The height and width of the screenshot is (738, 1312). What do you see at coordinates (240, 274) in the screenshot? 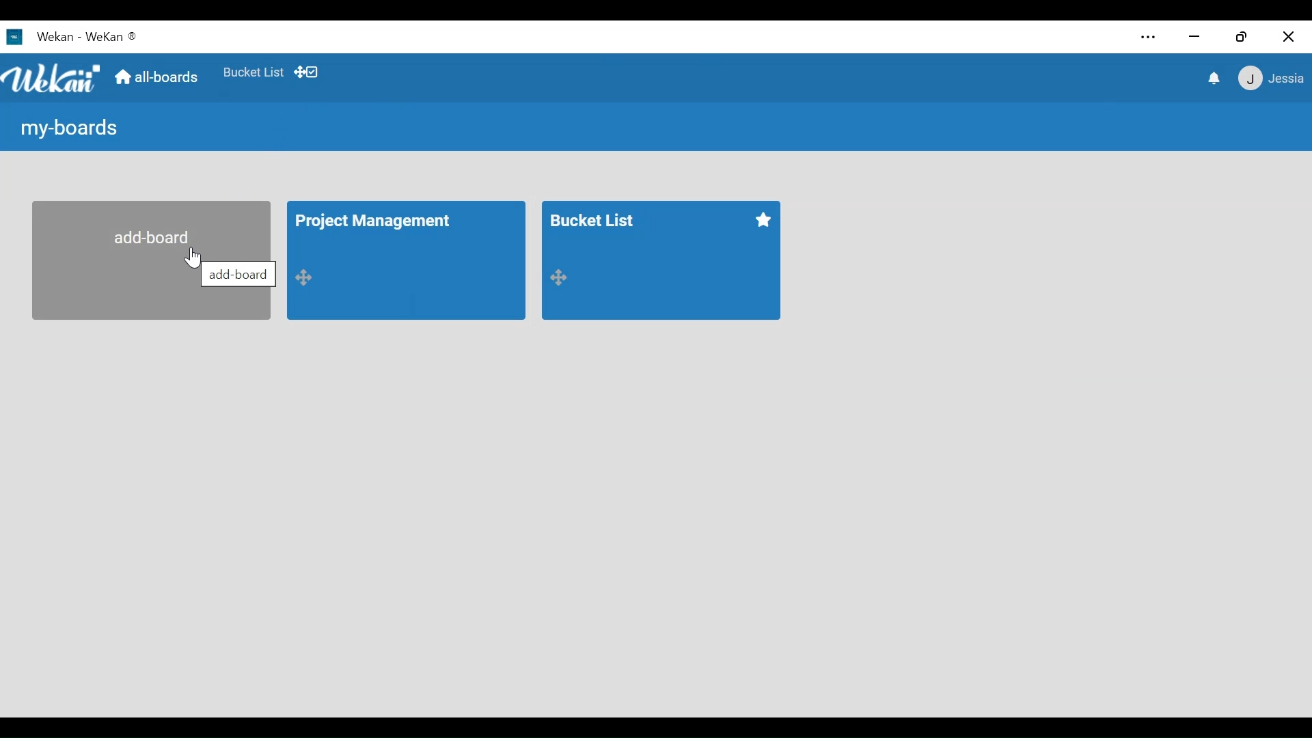
I see `add board` at bounding box center [240, 274].